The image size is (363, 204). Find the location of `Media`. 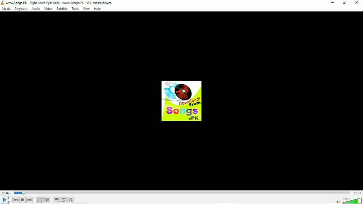

Media is located at coordinates (6, 9).